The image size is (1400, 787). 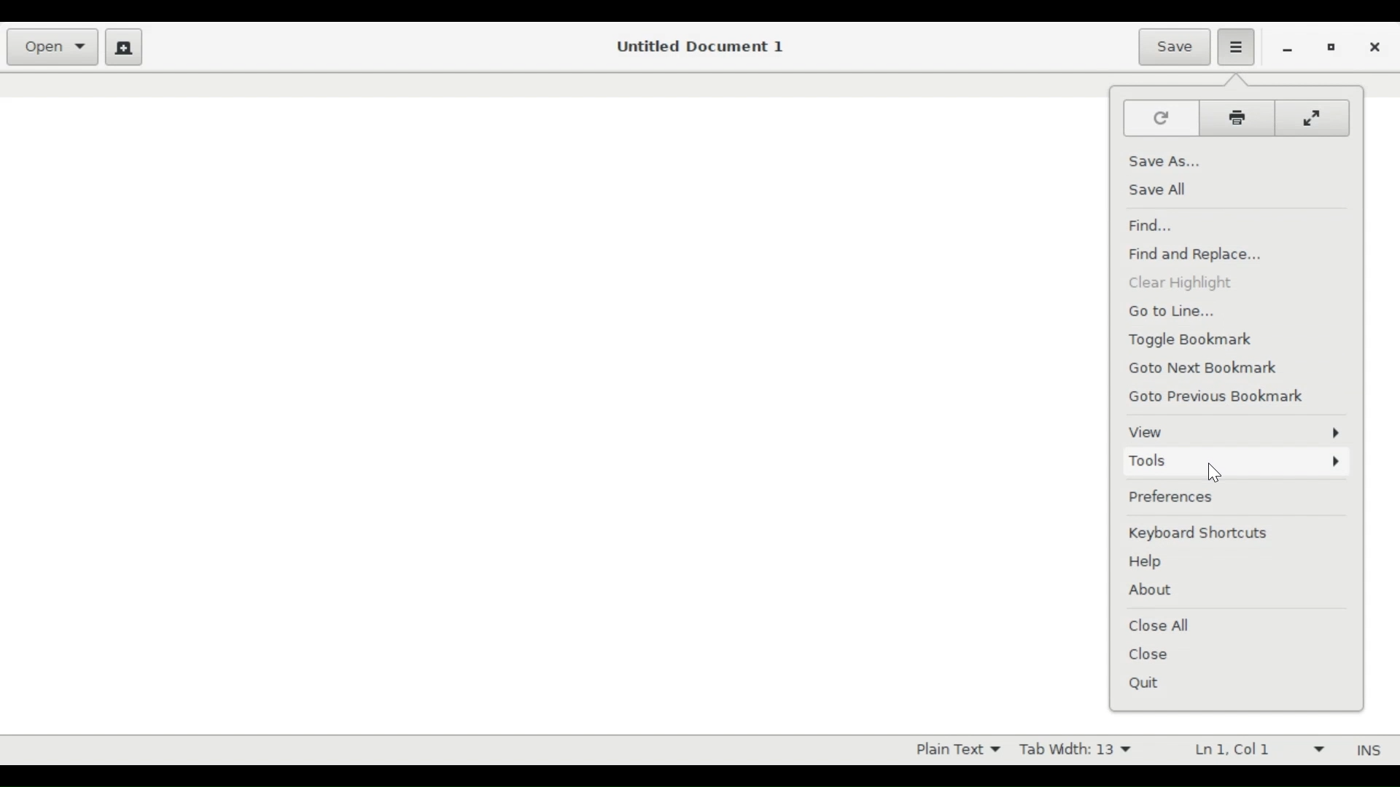 What do you see at coordinates (1226, 398) in the screenshot?
I see `Goto Previous Bookmark` at bounding box center [1226, 398].